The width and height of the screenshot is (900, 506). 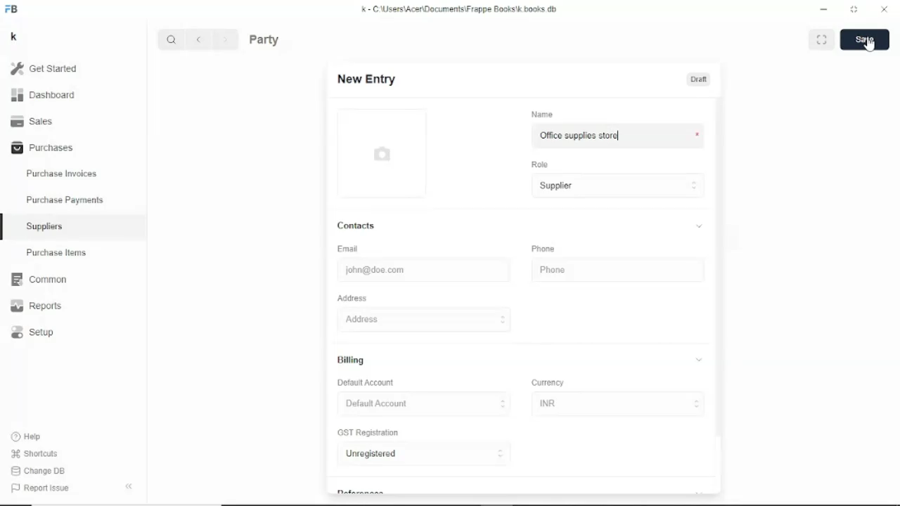 What do you see at coordinates (519, 319) in the screenshot?
I see `Address` at bounding box center [519, 319].